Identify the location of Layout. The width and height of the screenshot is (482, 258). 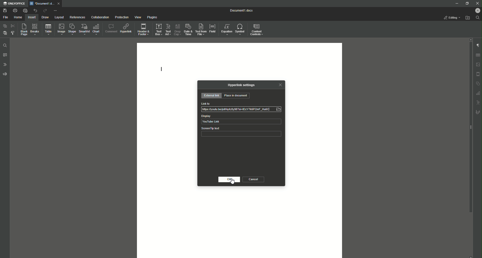
(59, 17).